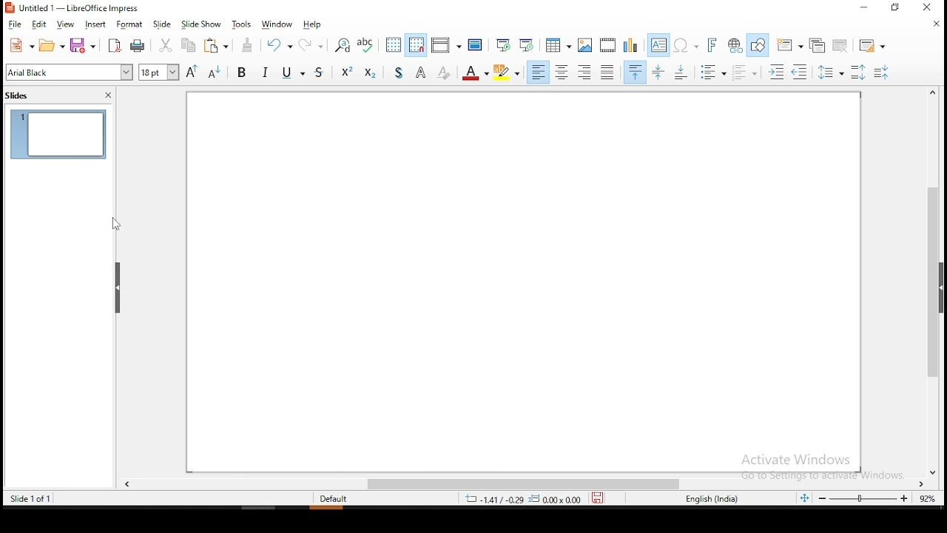 Image resolution: width=947 pixels, height=533 pixels. I want to click on decrease paragraph spacing, so click(746, 73).